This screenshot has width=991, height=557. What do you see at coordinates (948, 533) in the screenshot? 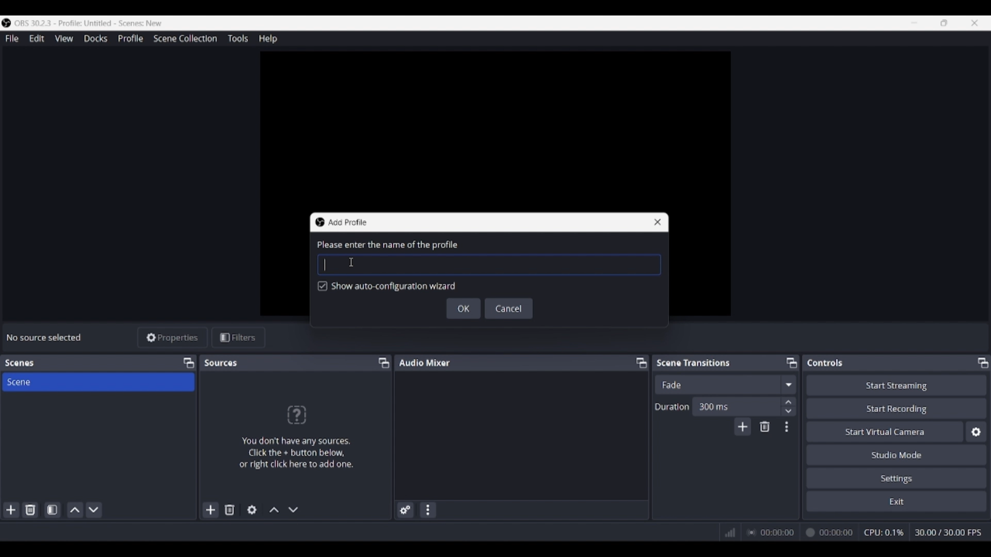
I see `Frames per second` at bounding box center [948, 533].